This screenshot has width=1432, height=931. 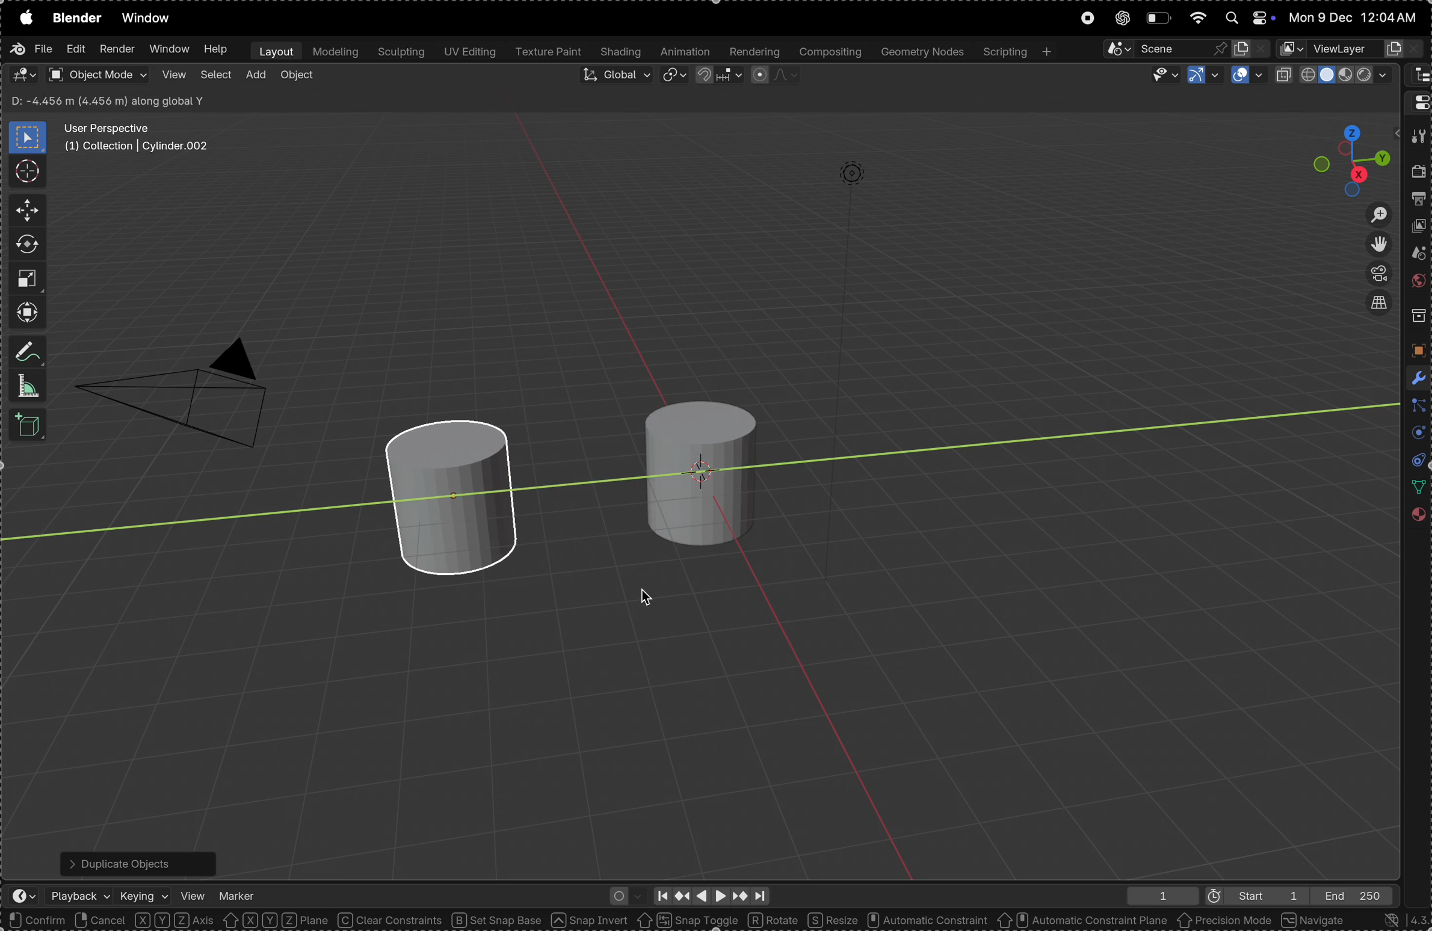 I want to click on snap invert, so click(x=590, y=920).